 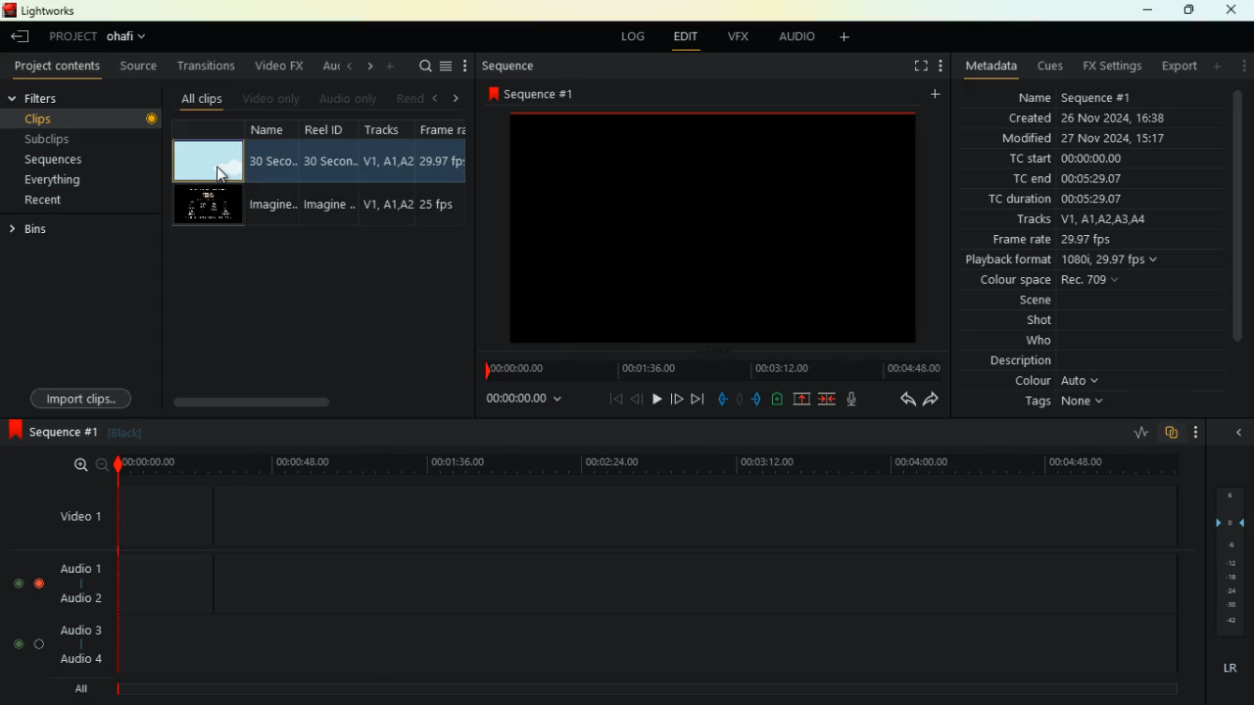 What do you see at coordinates (855, 397) in the screenshot?
I see `mic` at bounding box center [855, 397].